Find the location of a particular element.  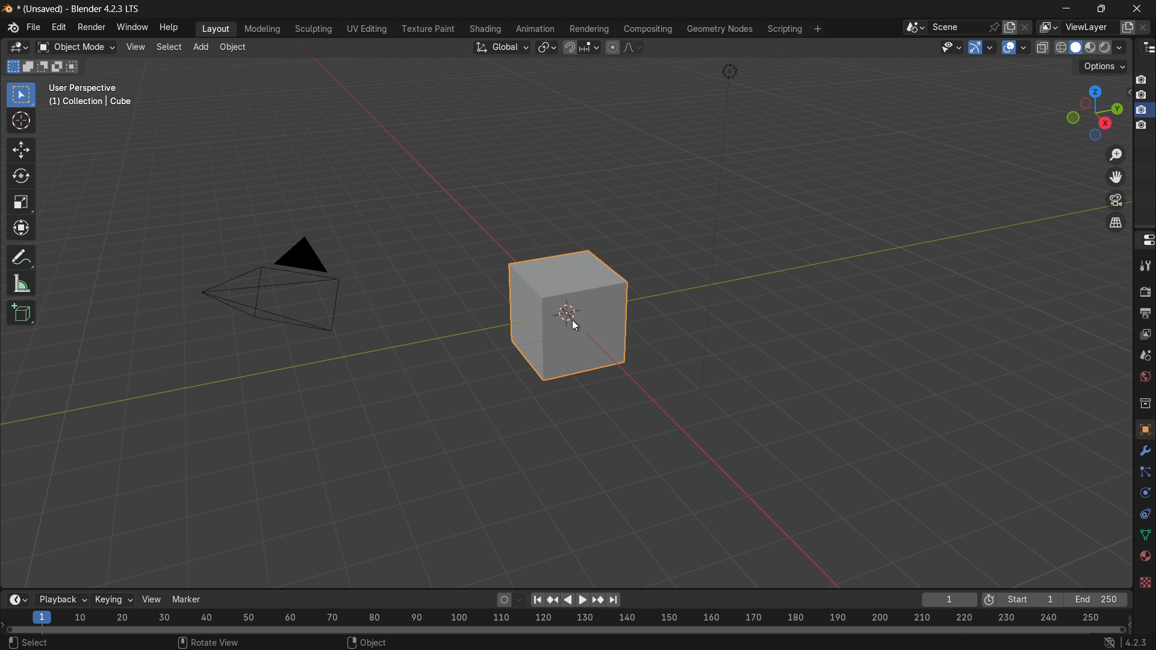

Rotate View is located at coordinates (210, 642).